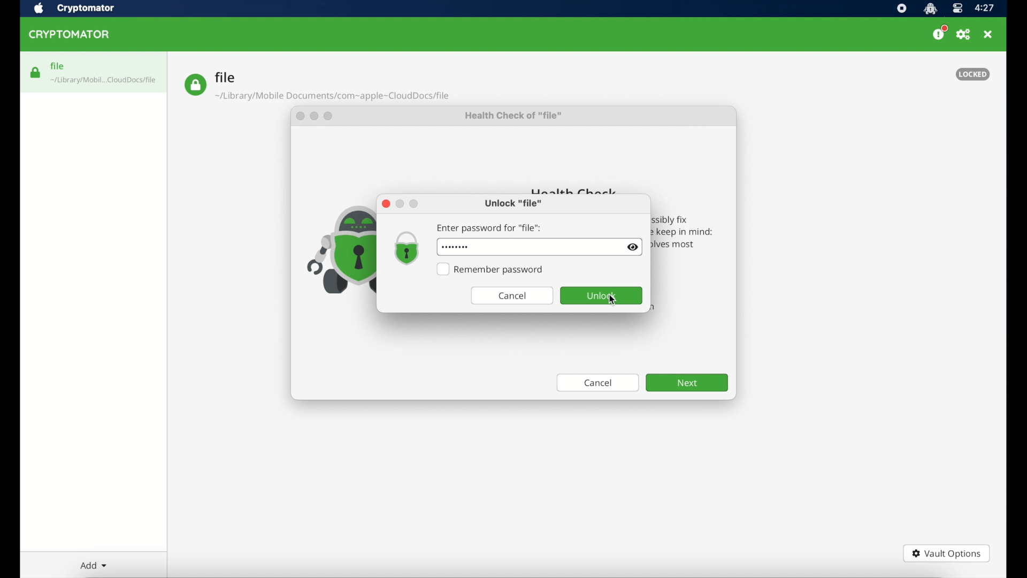  Describe the element at coordinates (964, 35) in the screenshot. I see `preferences` at that location.